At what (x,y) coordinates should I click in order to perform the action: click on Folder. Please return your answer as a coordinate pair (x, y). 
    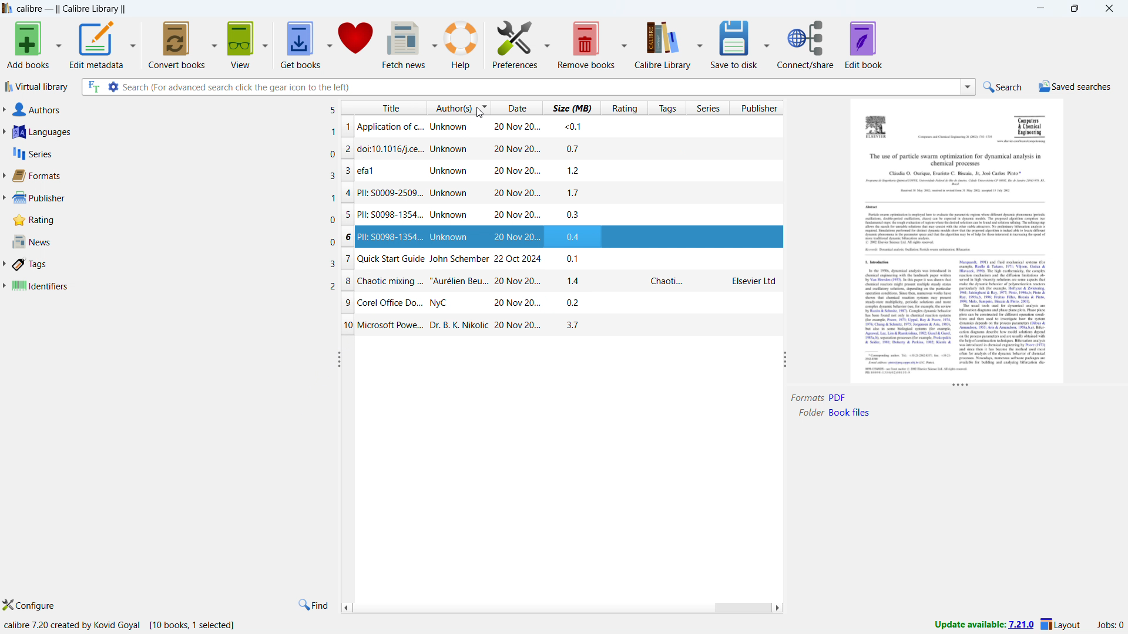
    Looking at the image, I should click on (810, 412).